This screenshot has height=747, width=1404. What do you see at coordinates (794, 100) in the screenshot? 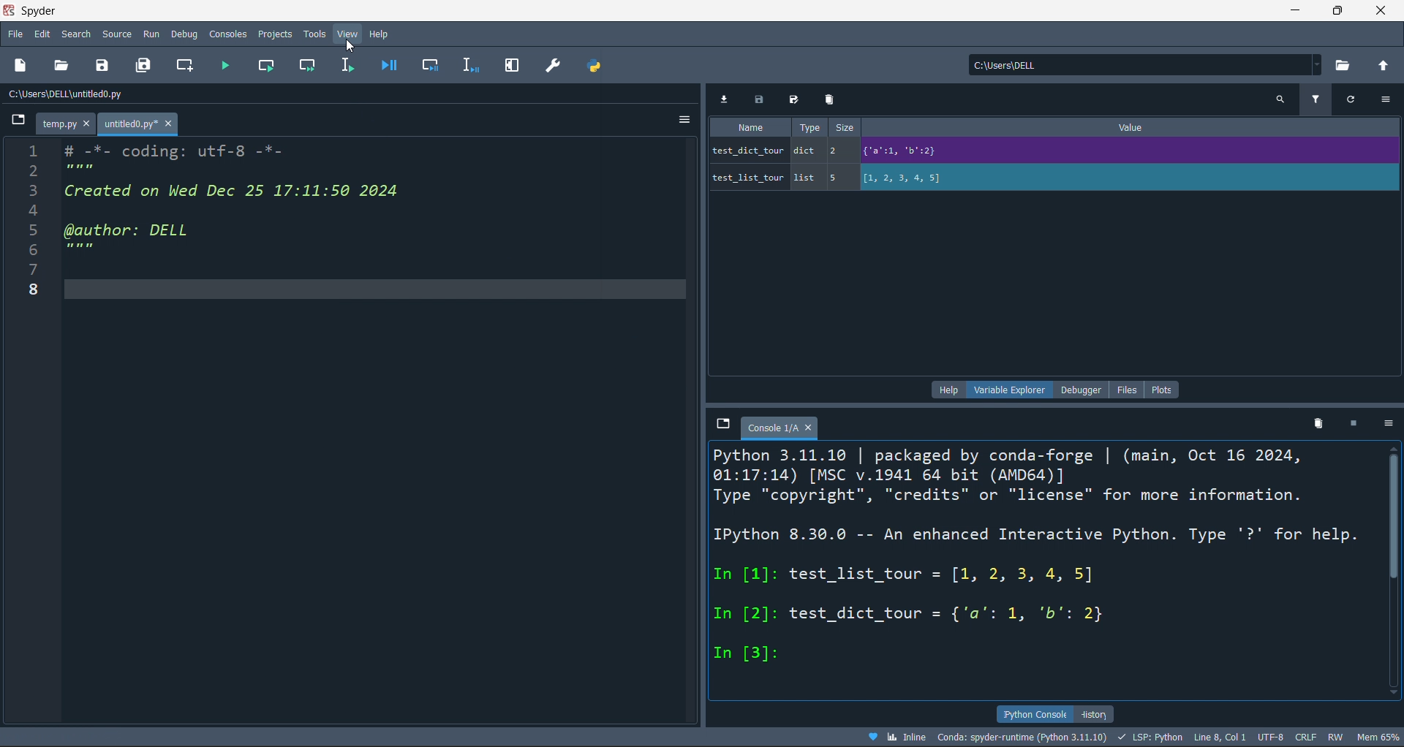
I see `save all` at bounding box center [794, 100].